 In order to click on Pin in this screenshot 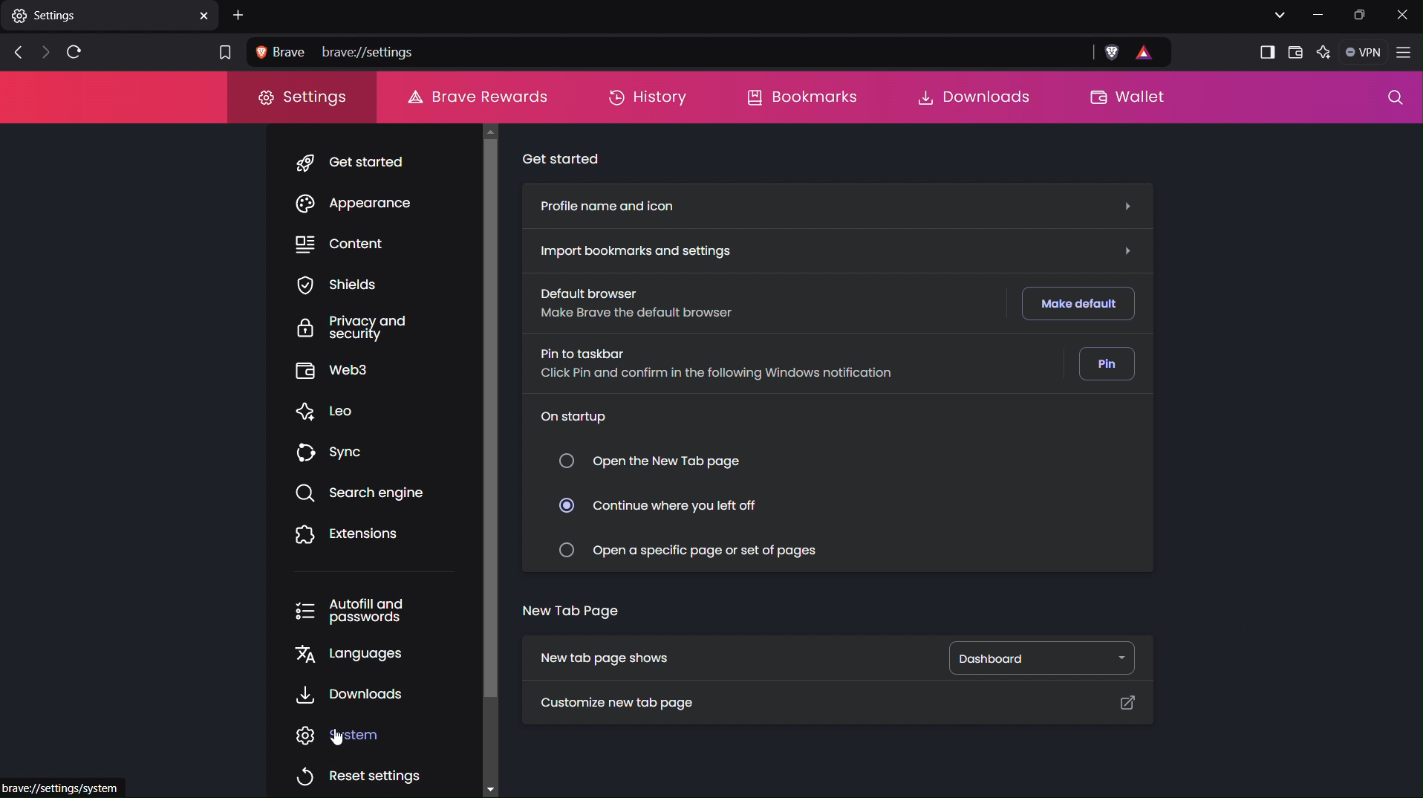, I will do `click(1101, 363)`.